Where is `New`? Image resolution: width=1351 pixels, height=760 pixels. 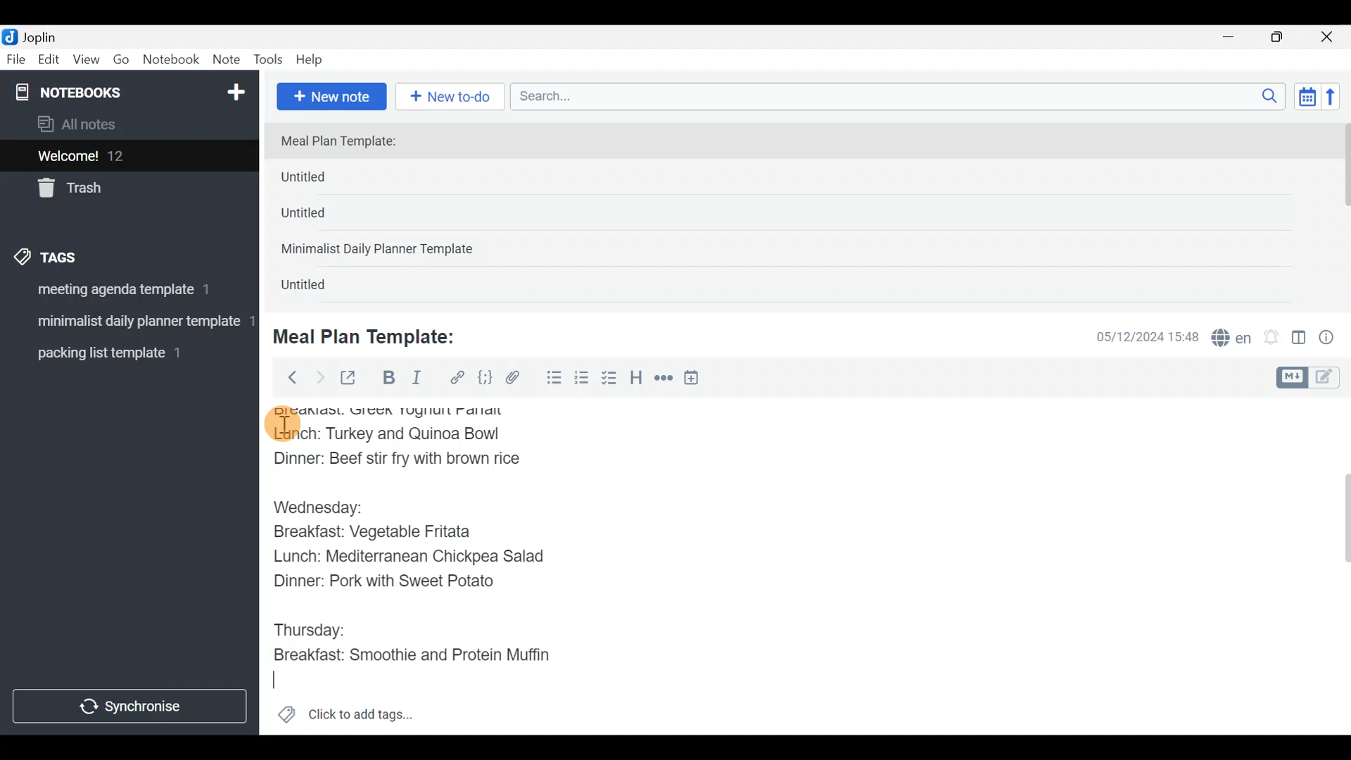
New is located at coordinates (235, 89).